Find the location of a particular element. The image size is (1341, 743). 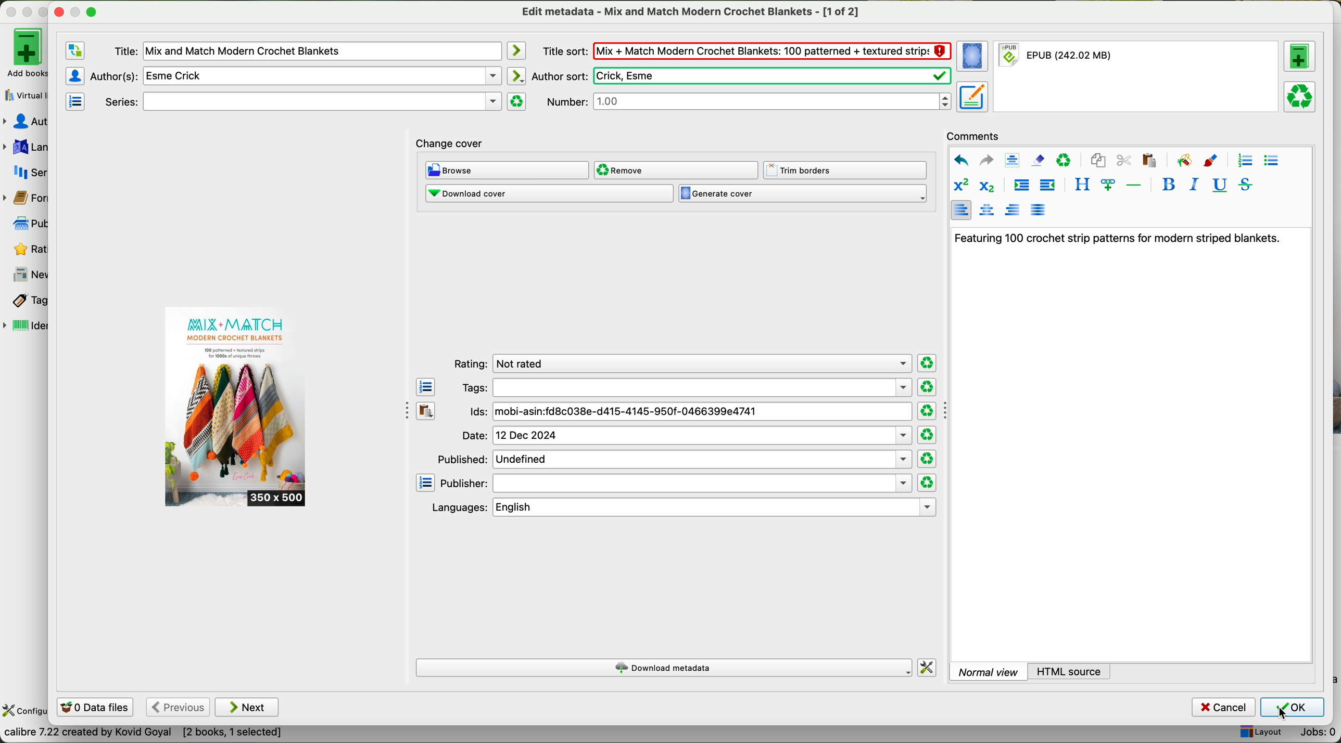

publisher is located at coordinates (676, 484).